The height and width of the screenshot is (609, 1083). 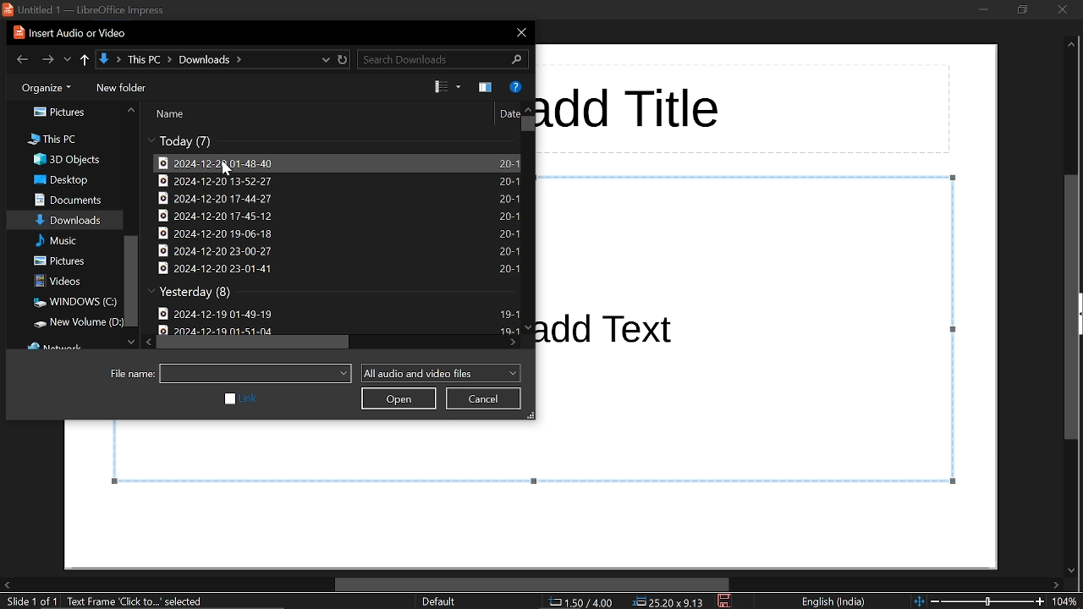 I want to click on file titled "2024-12-20 01-43-40", so click(x=335, y=162).